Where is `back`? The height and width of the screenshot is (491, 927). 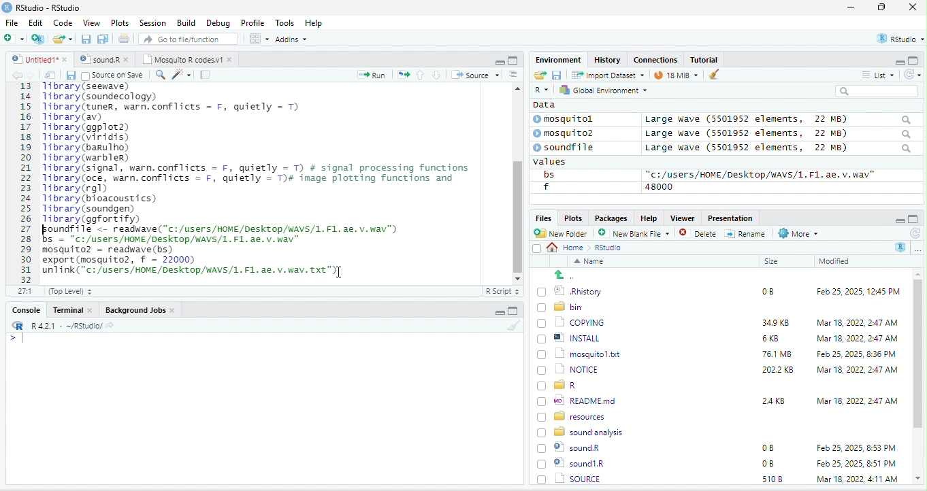 back is located at coordinates (19, 75).